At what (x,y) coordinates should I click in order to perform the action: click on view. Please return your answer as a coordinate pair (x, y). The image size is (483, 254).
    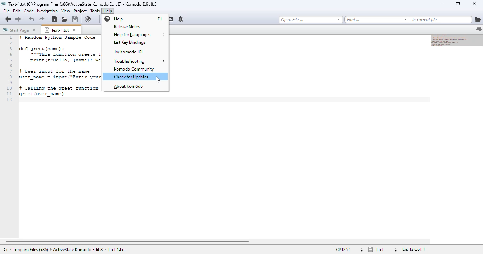
    Looking at the image, I should click on (65, 11).